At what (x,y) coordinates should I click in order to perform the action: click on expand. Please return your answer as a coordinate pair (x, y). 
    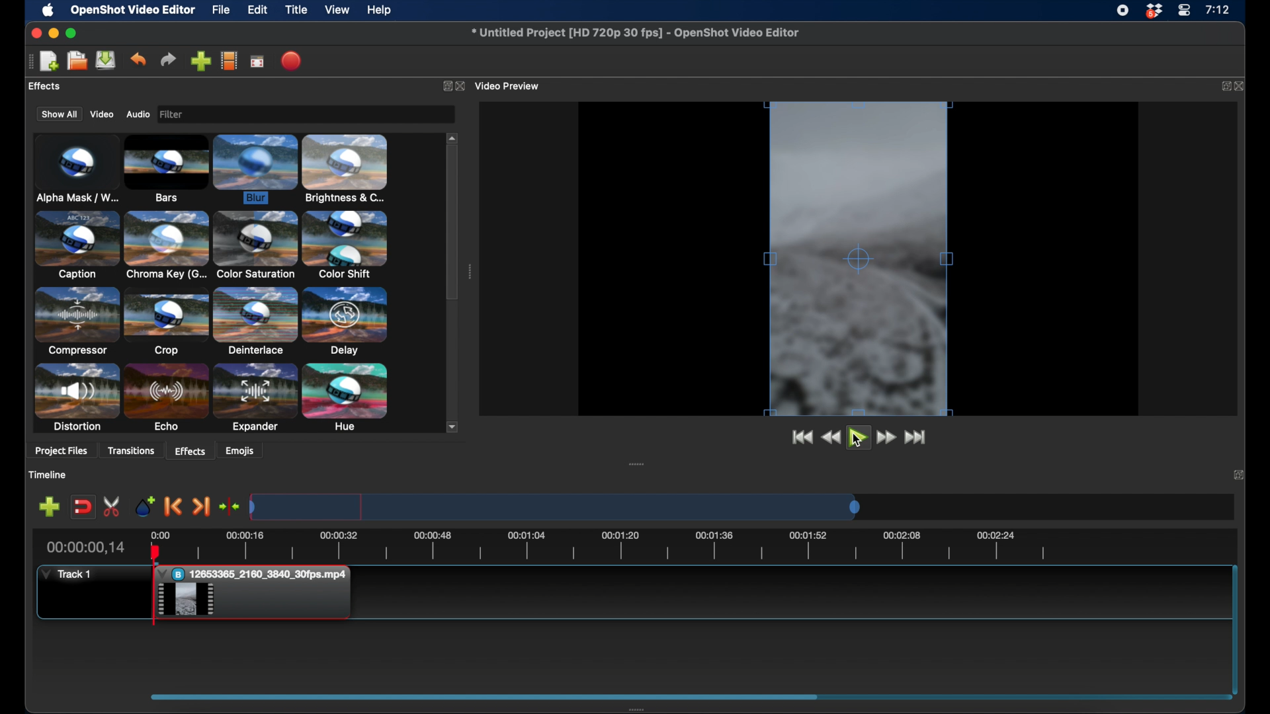
    Looking at the image, I should click on (1238, 474).